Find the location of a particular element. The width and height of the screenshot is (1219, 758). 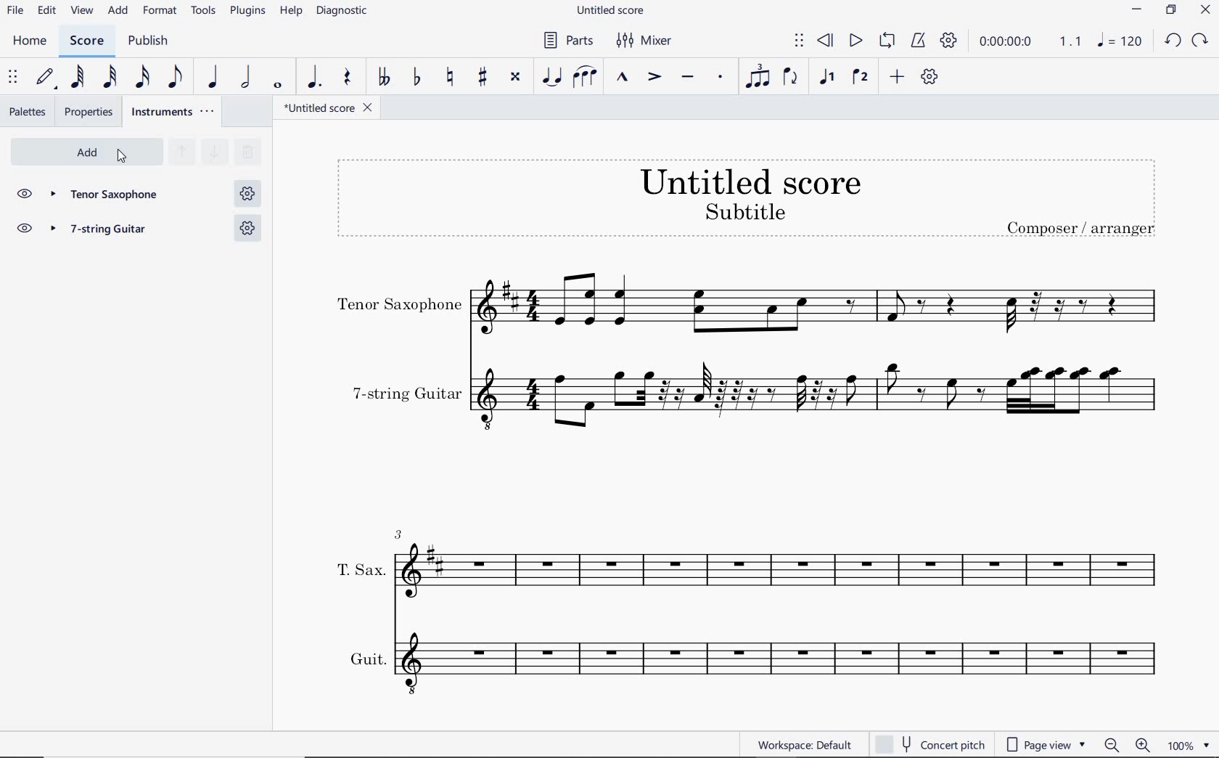

VOICE 2 is located at coordinates (862, 78).